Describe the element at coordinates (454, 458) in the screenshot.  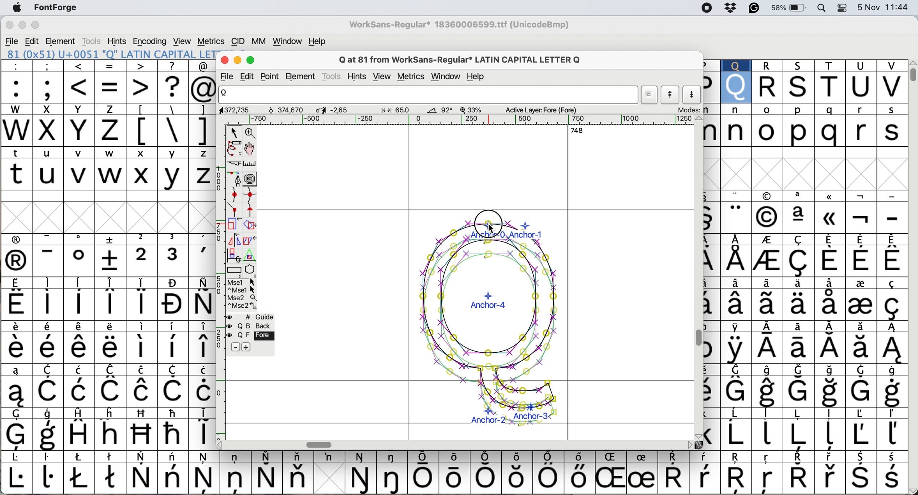
I see `text` at that location.